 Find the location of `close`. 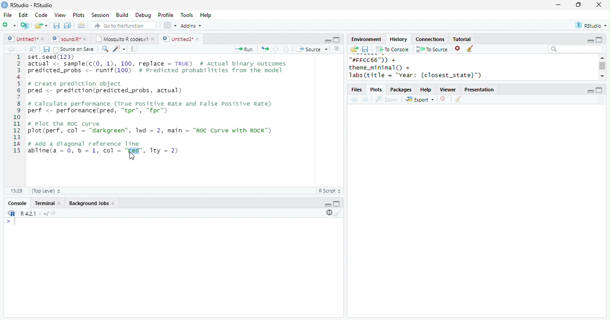

close is located at coordinates (199, 39).